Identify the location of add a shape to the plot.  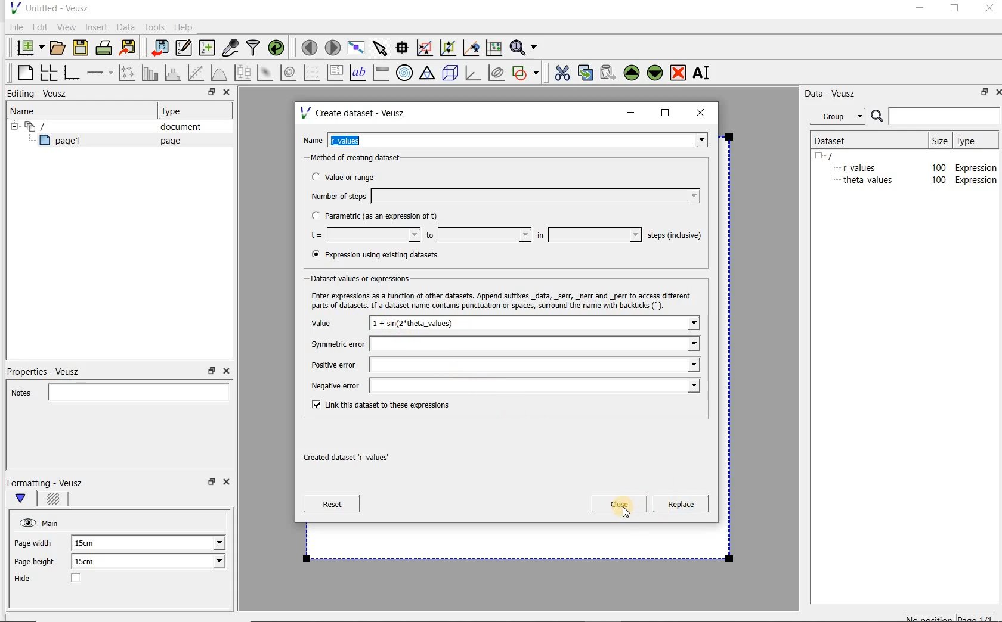
(527, 71).